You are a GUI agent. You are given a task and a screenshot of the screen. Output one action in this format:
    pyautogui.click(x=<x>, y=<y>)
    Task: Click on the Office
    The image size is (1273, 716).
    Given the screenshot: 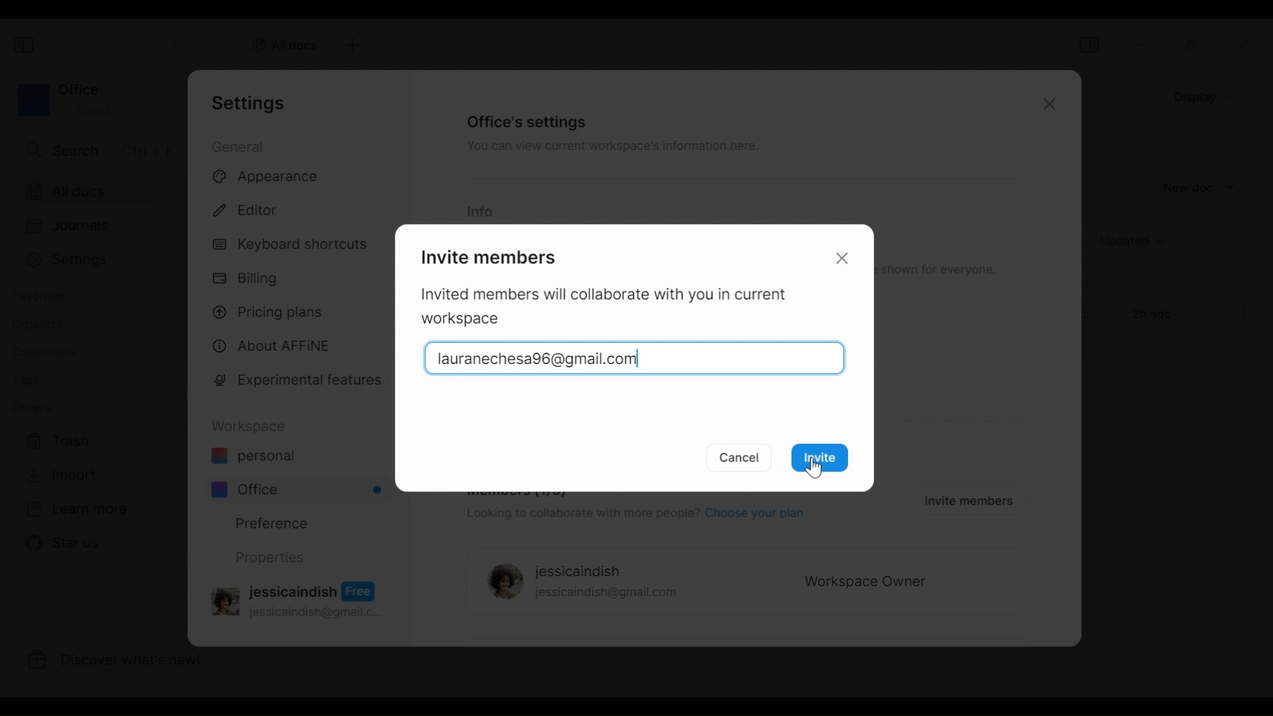 What is the action you would take?
    pyautogui.click(x=298, y=489)
    